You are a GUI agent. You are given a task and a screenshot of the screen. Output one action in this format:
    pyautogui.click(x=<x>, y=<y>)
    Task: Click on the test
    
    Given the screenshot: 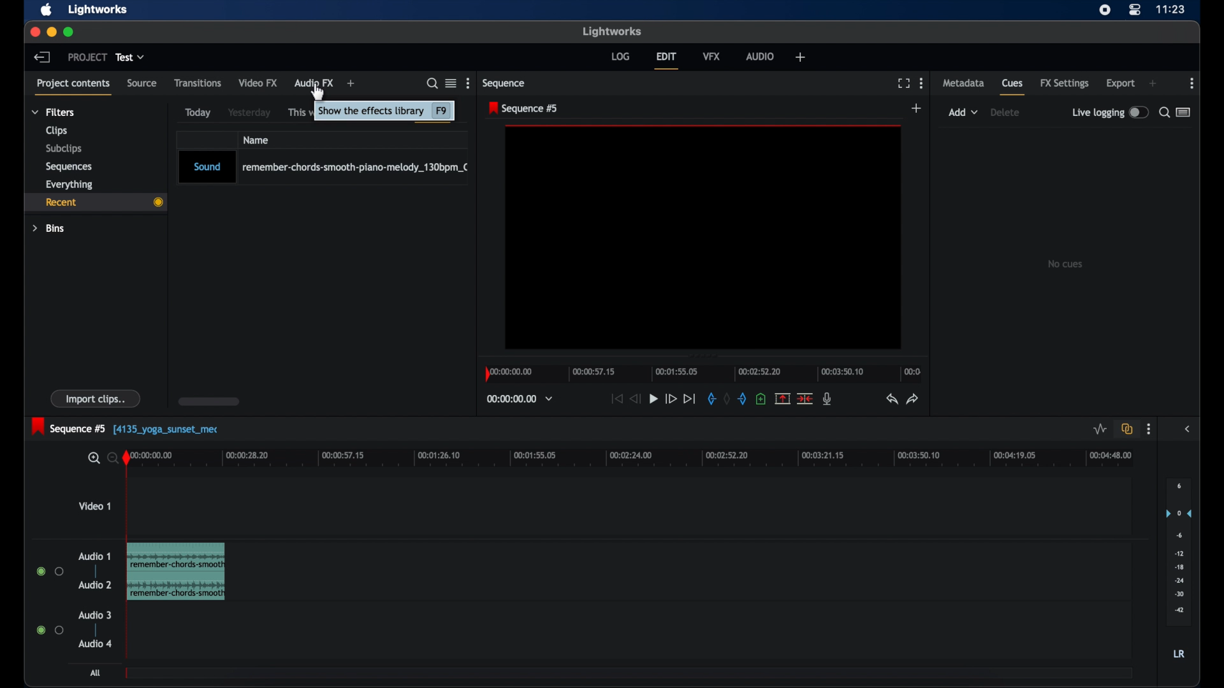 What is the action you would take?
    pyautogui.click(x=130, y=57)
    